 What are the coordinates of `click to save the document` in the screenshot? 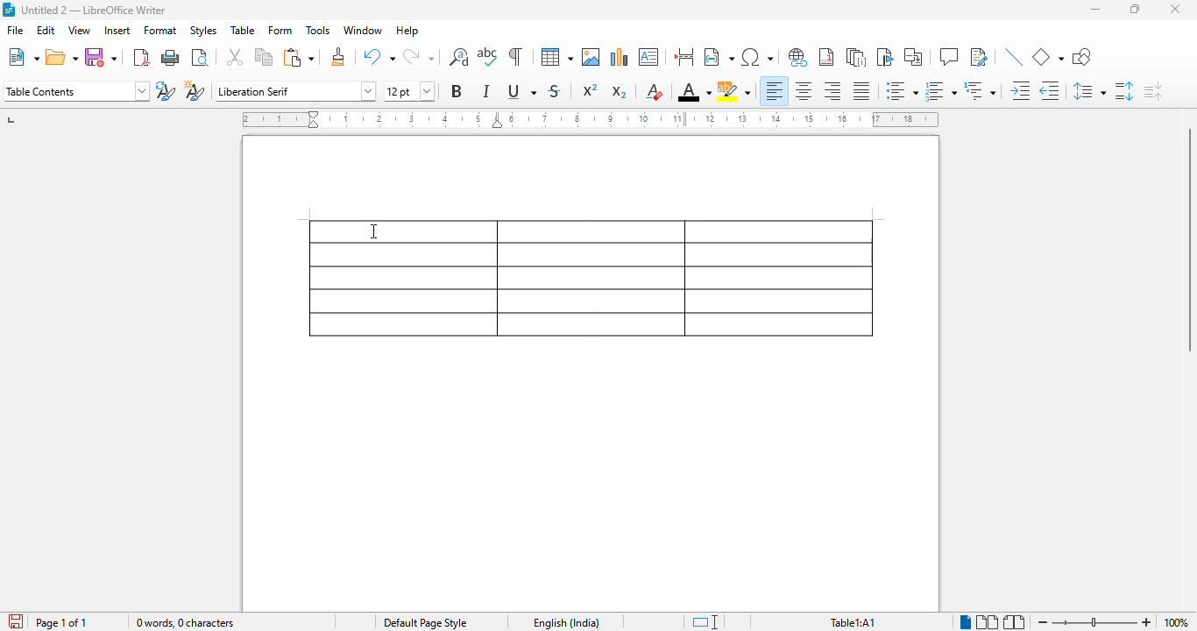 It's located at (17, 621).